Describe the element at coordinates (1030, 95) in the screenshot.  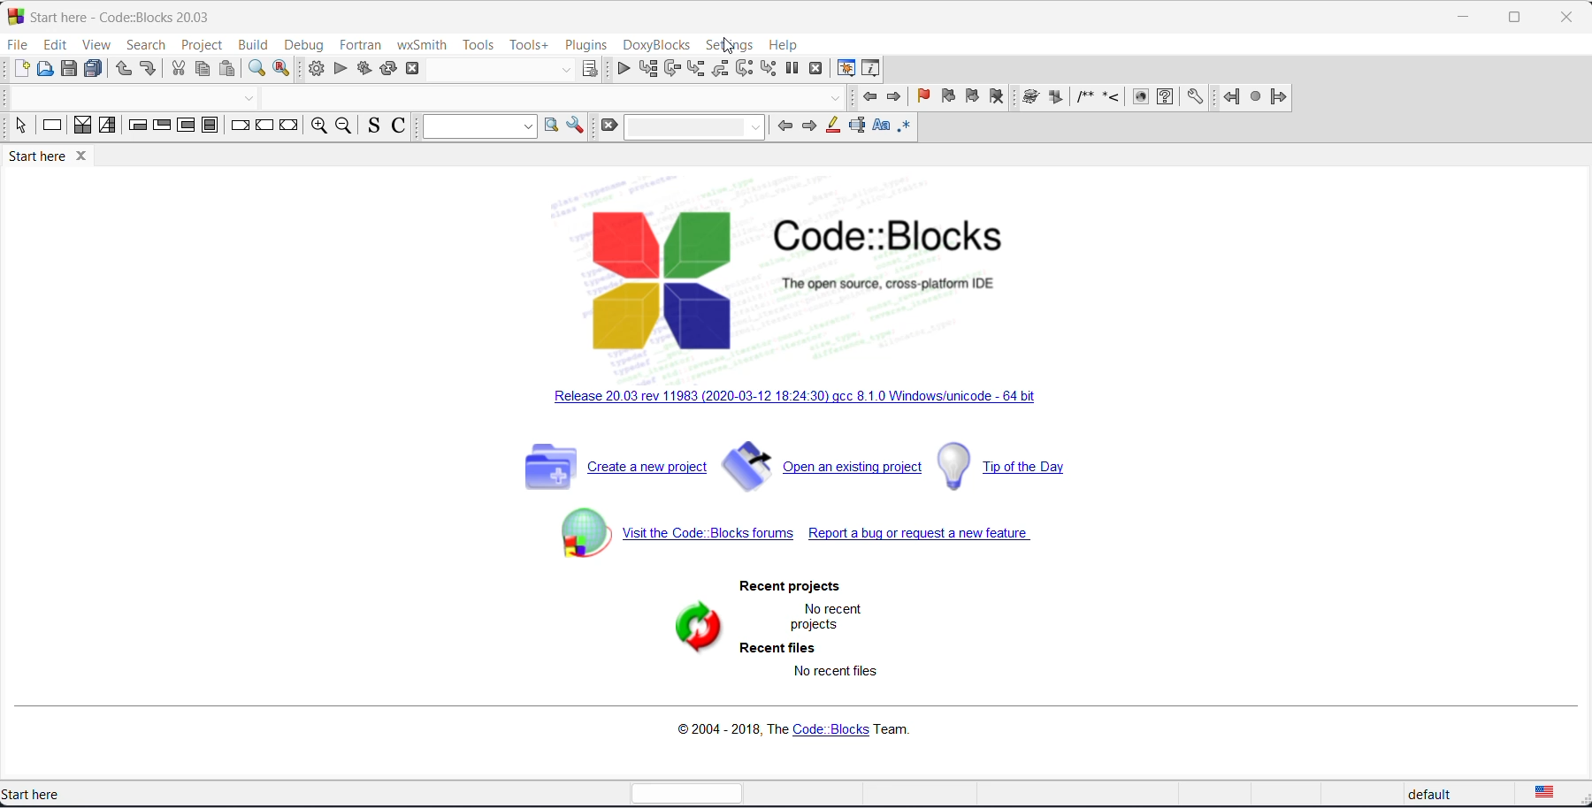
I see `block` at that location.